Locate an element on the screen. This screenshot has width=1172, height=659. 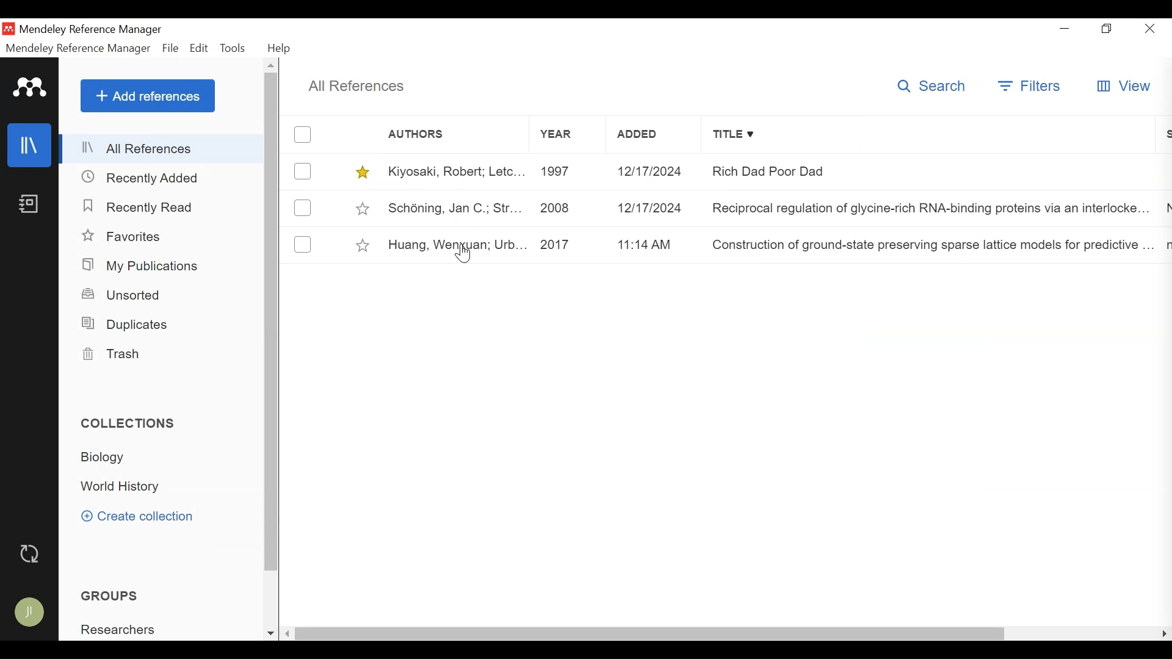
Horizontal Scroll bar is located at coordinates (649, 633).